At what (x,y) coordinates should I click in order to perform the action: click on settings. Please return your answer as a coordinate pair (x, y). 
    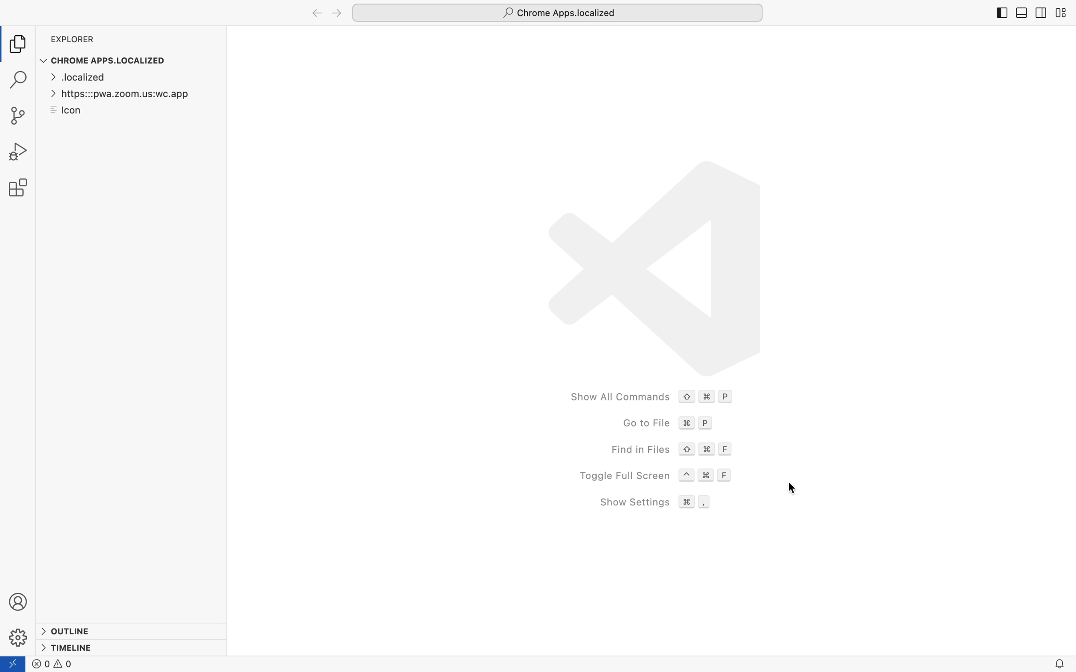
    Looking at the image, I should click on (18, 636).